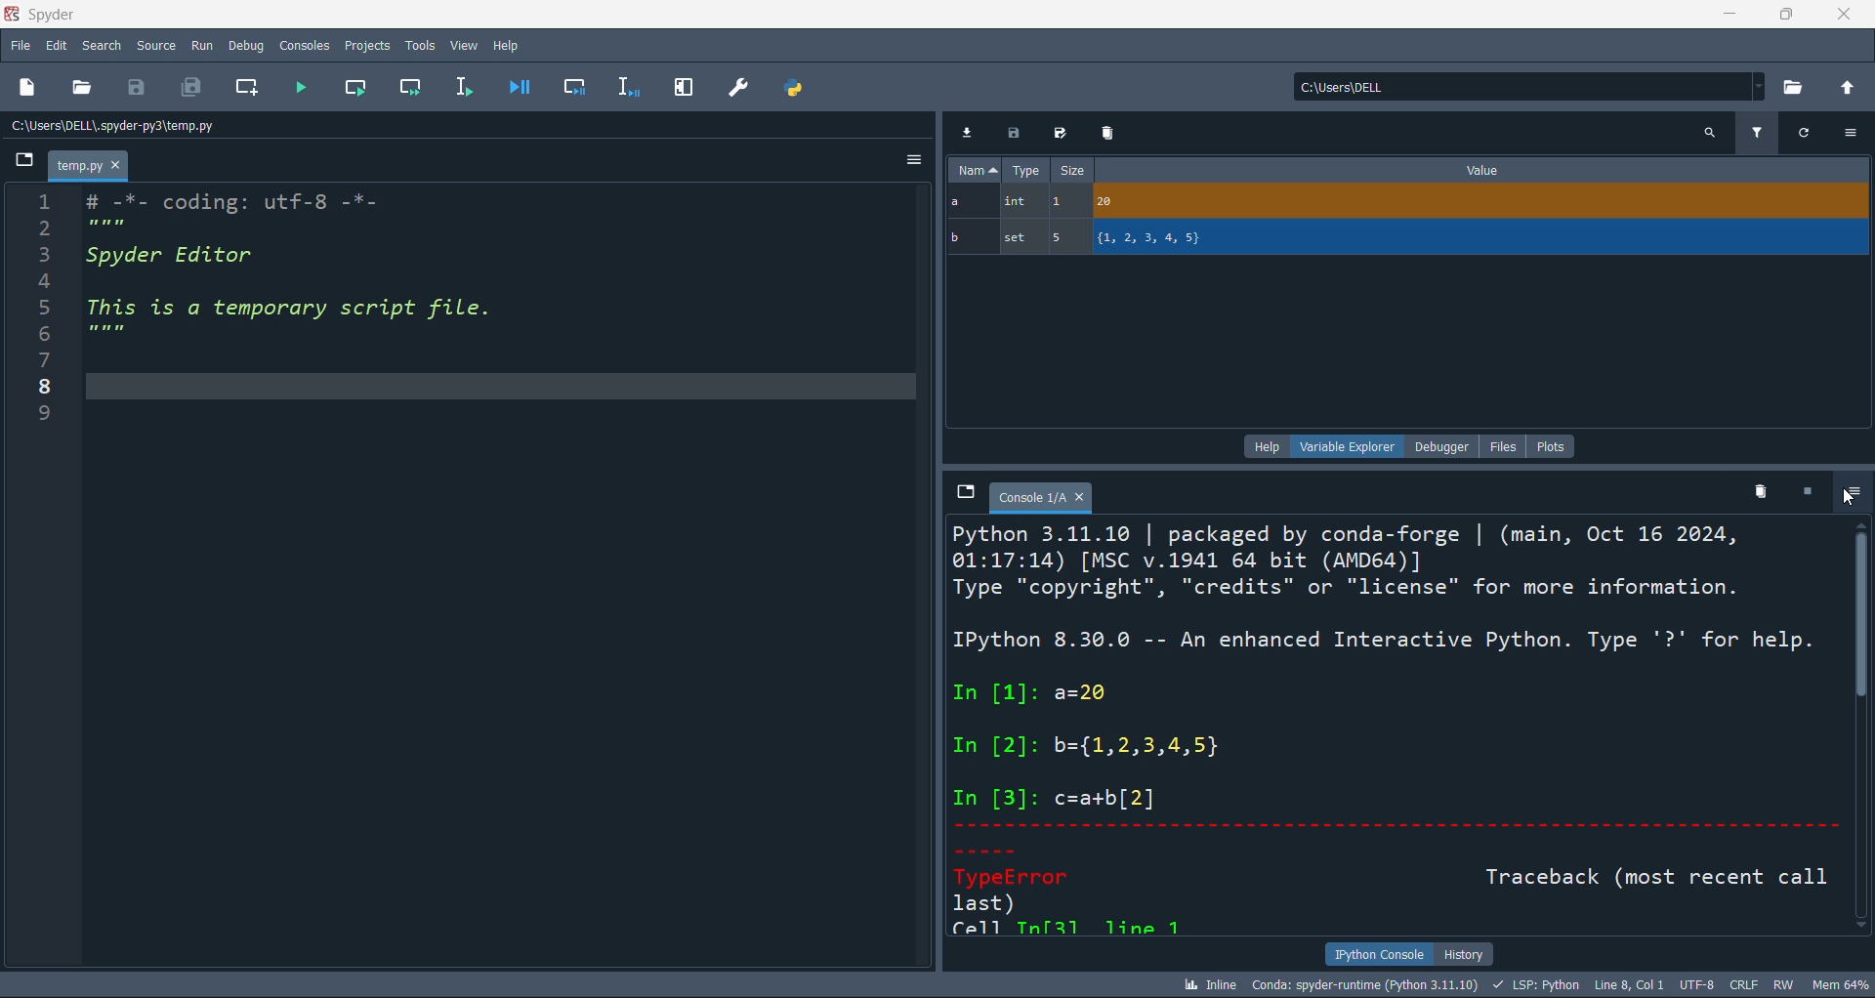 This screenshot has height=998, width=1875. I want to click on variable explorer (selected)), so click(1347, 445).